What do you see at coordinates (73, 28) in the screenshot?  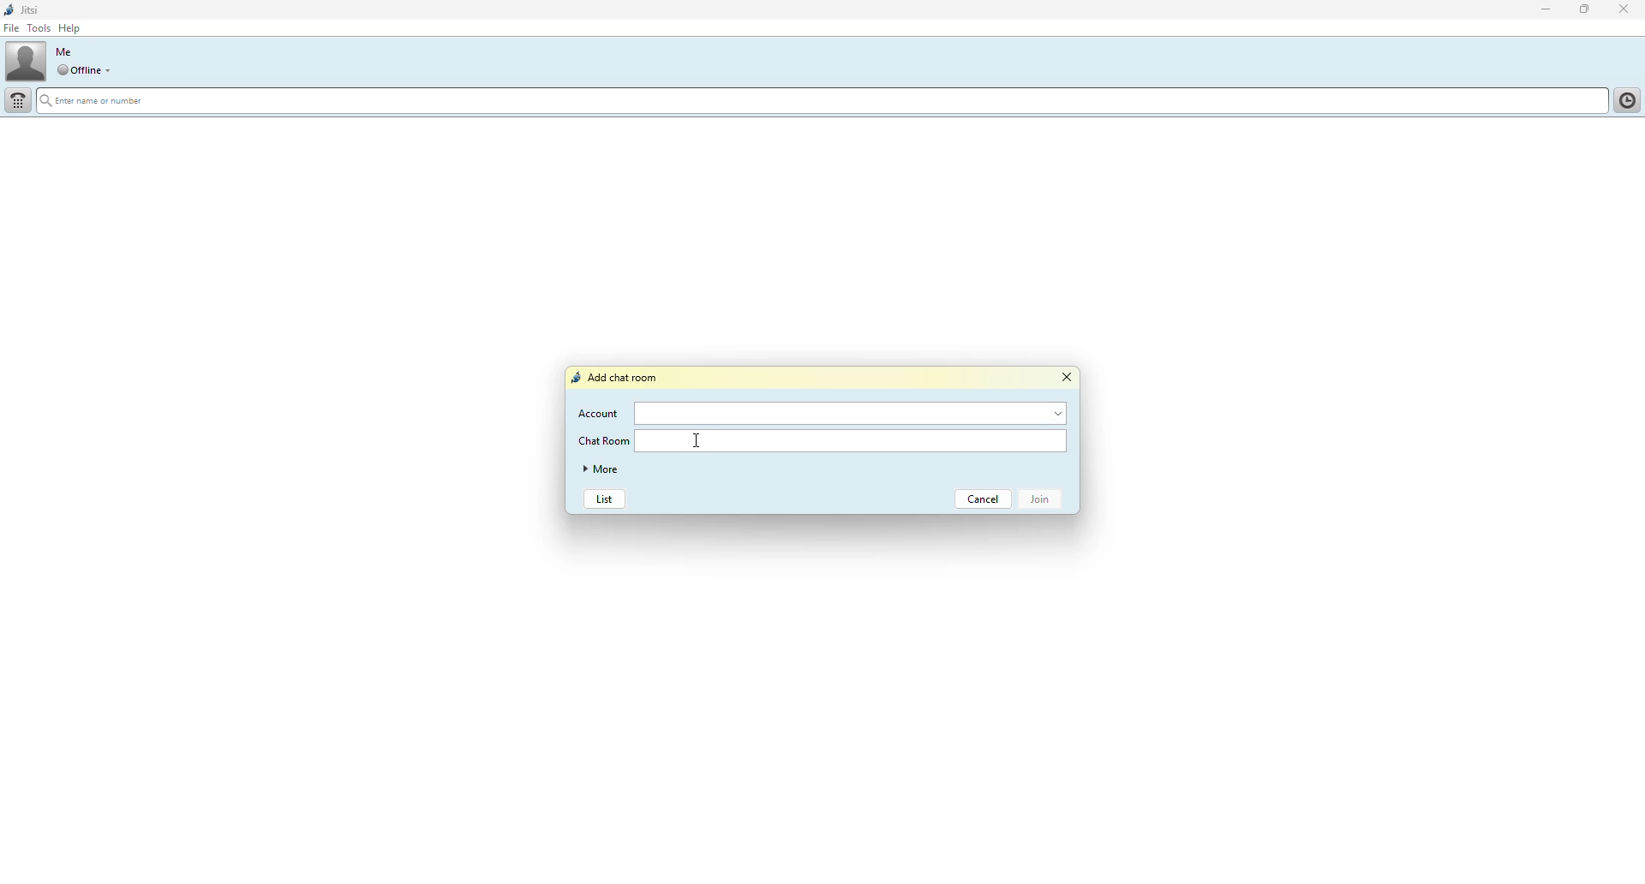 I see `help` at bounding box center [73, 28].